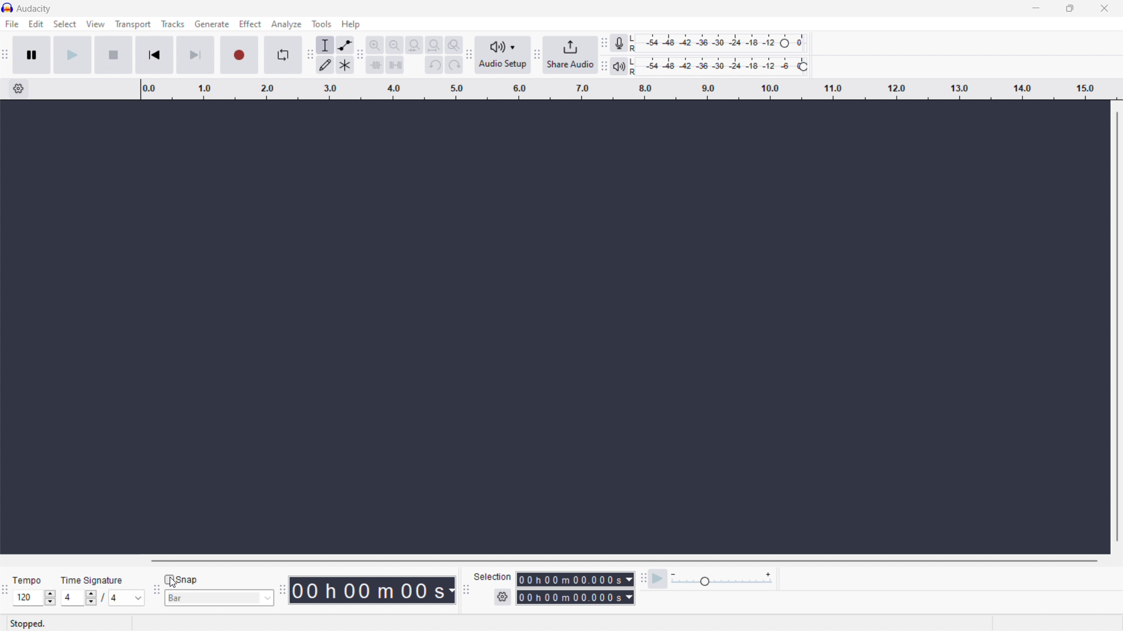  I want to click on cursor, so click(174, 583).